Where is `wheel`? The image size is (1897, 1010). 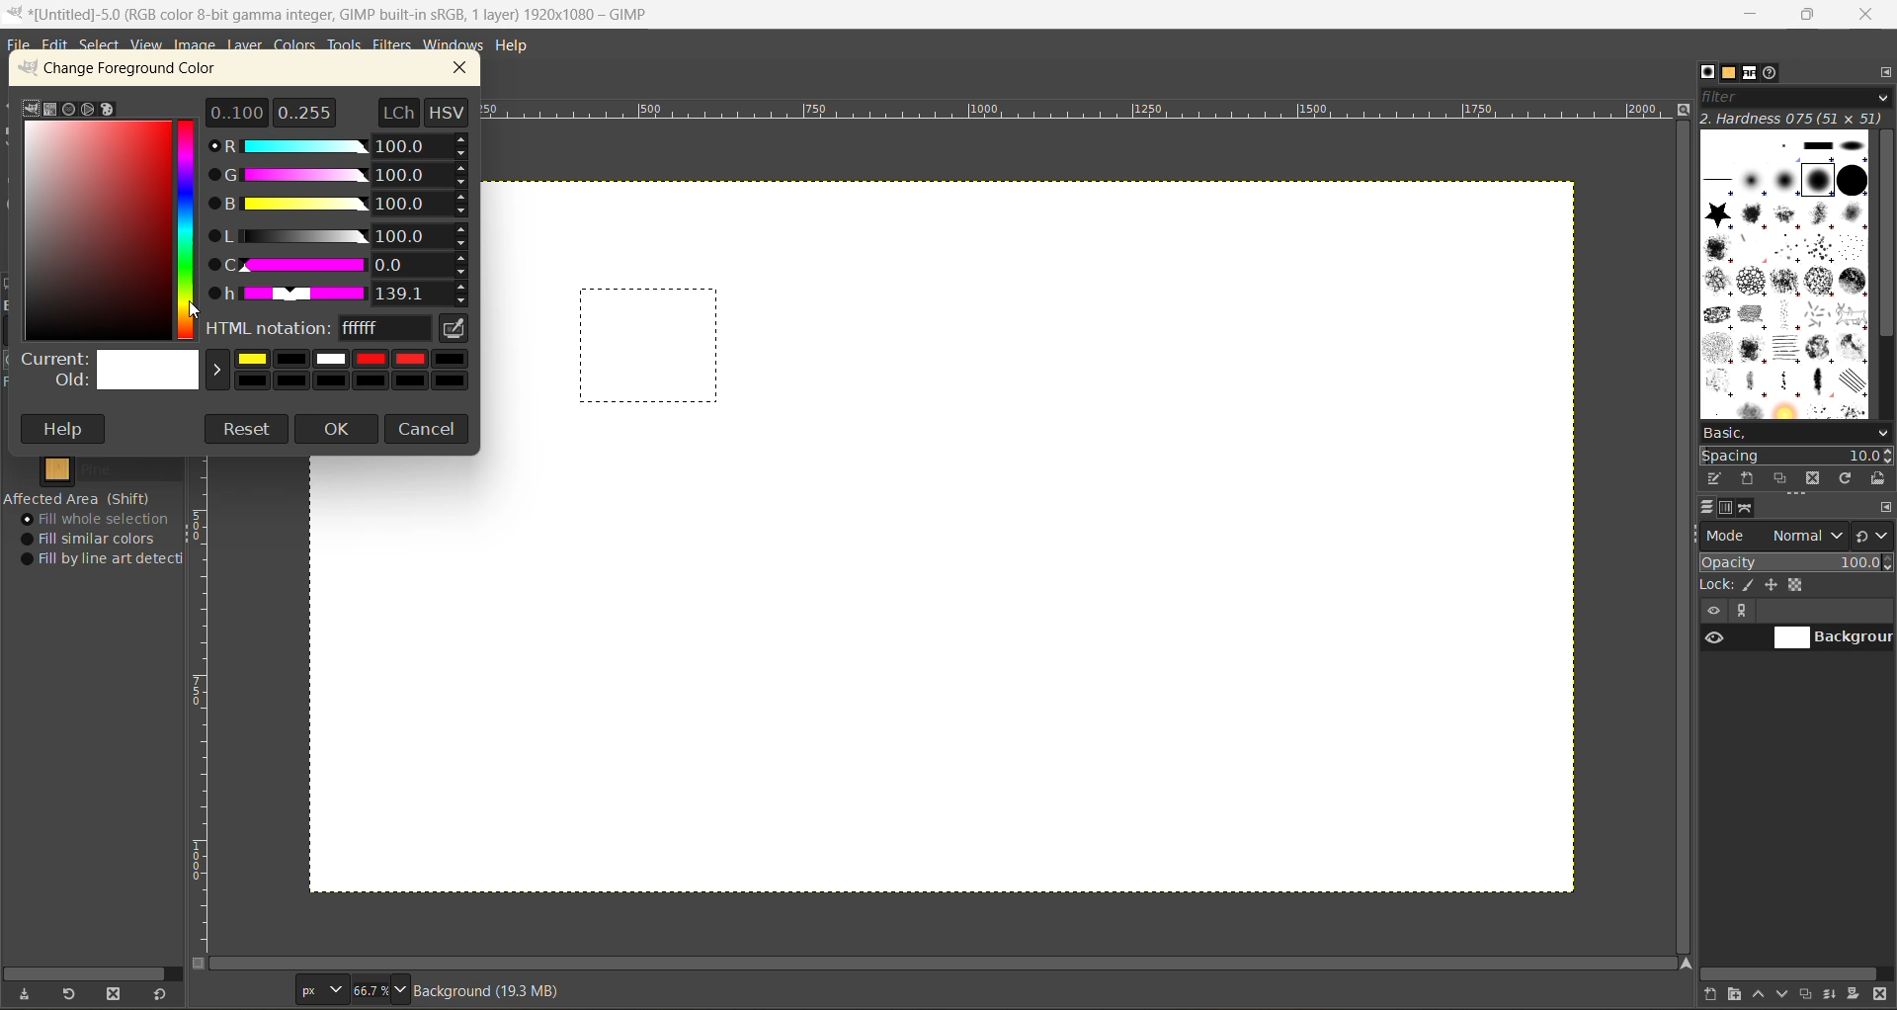 wheel is located at coordinates (86, 109).